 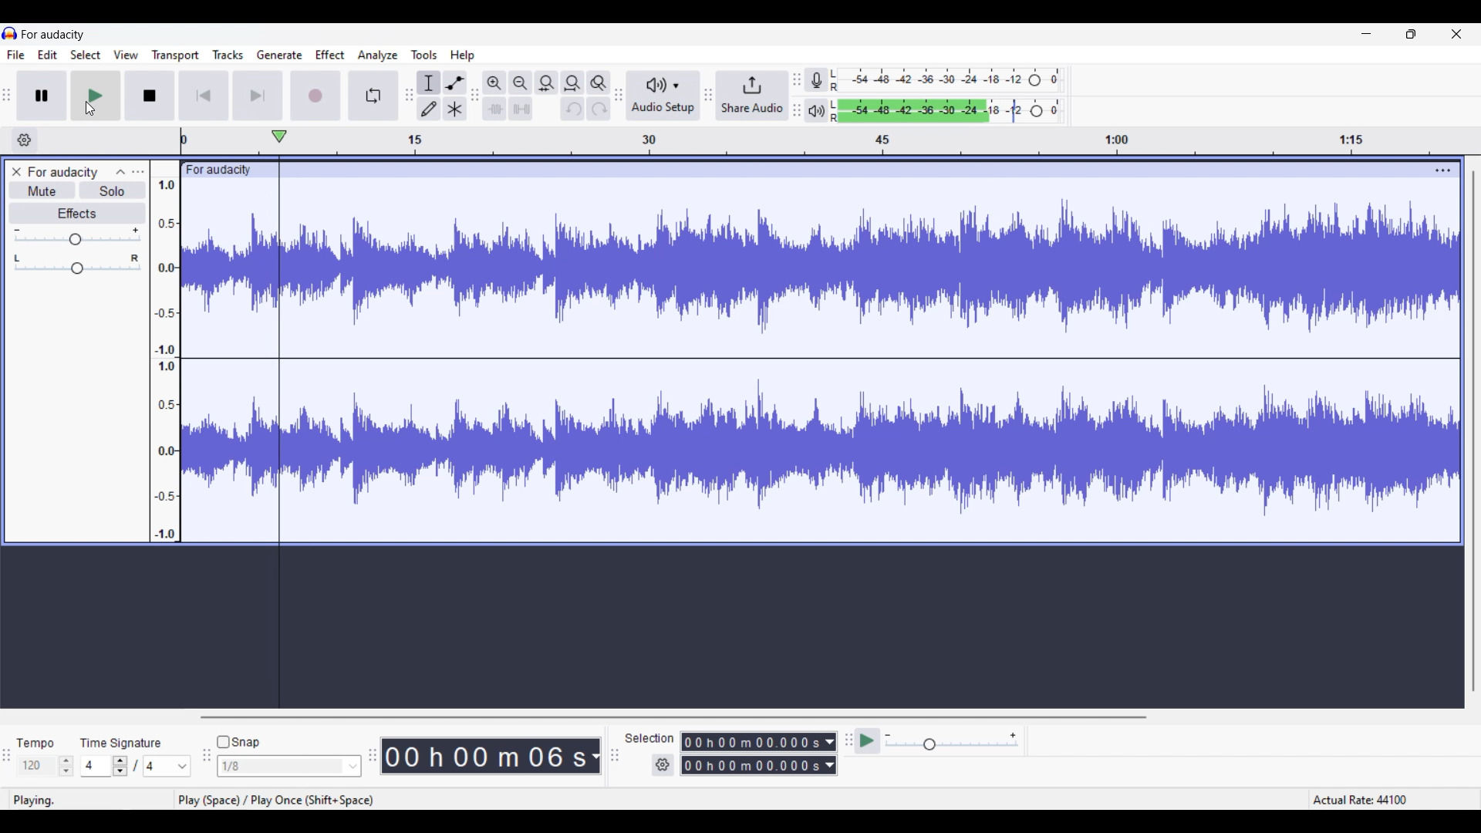 I want to click on Draw tool, so click(x=429, y=109).